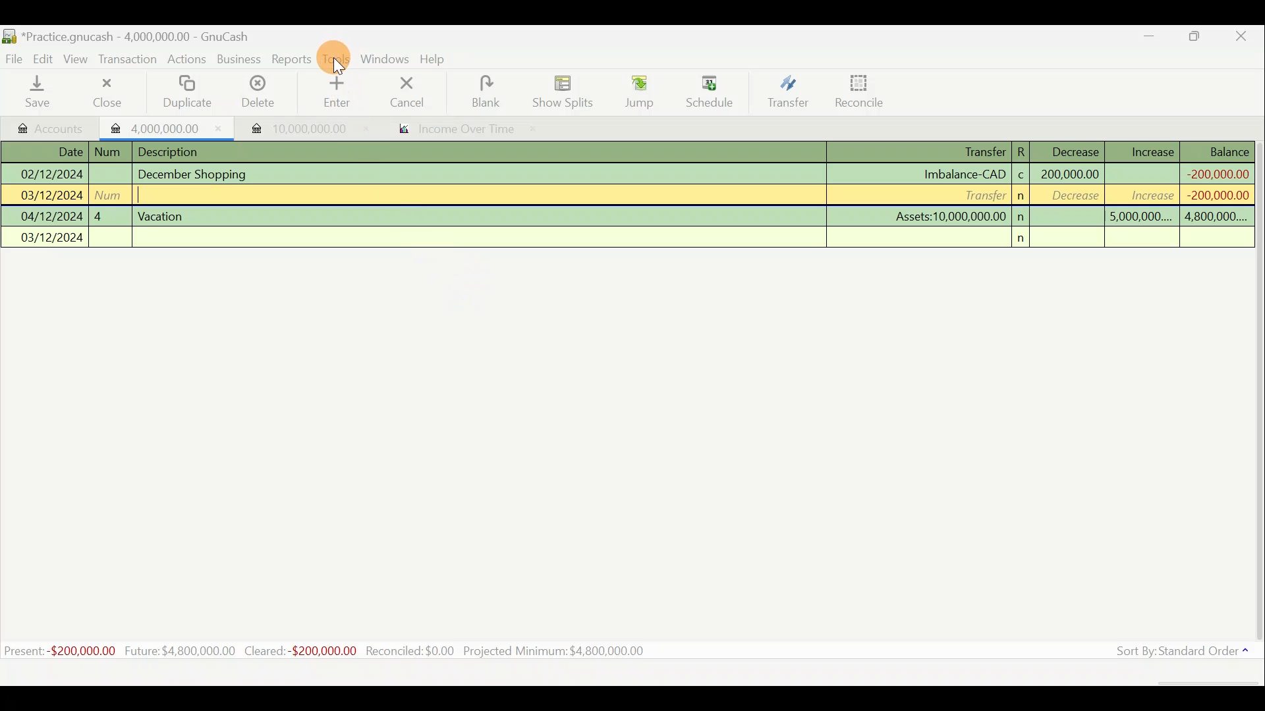  Describe the element at coordinates (189, 92) in the screenshot. I see `Duplicate` at that location.